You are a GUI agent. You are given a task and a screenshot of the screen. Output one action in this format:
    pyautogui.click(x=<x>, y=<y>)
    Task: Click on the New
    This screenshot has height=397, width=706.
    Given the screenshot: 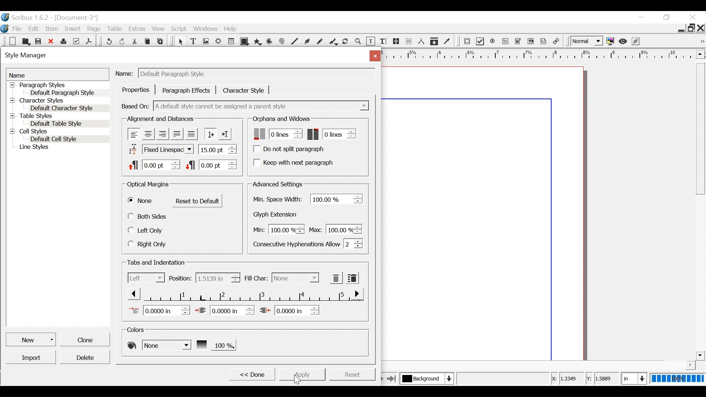 What is the action you would take?
    pyautogui.click(x=32, y=339)
    